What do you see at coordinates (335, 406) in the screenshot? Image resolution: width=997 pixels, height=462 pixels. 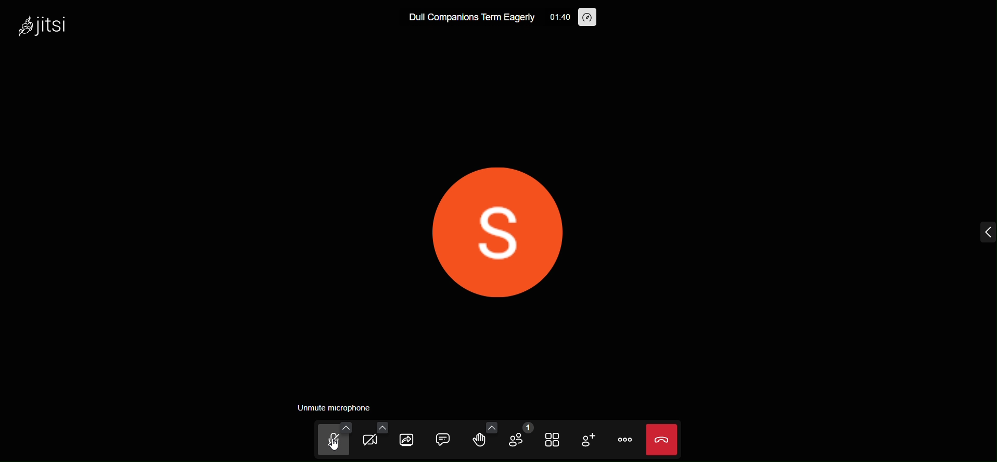 I see `unmute microphone` at bounding box center [335, 406].